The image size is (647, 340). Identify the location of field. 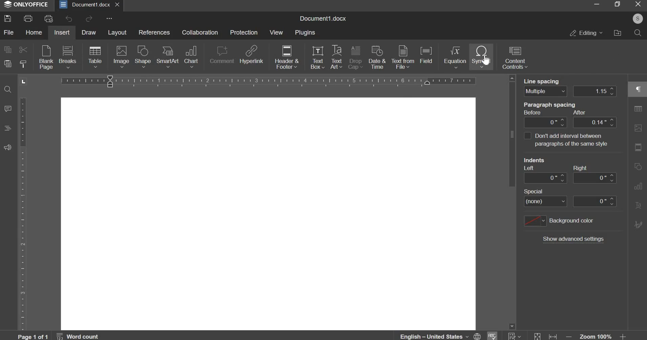
(425, 54).